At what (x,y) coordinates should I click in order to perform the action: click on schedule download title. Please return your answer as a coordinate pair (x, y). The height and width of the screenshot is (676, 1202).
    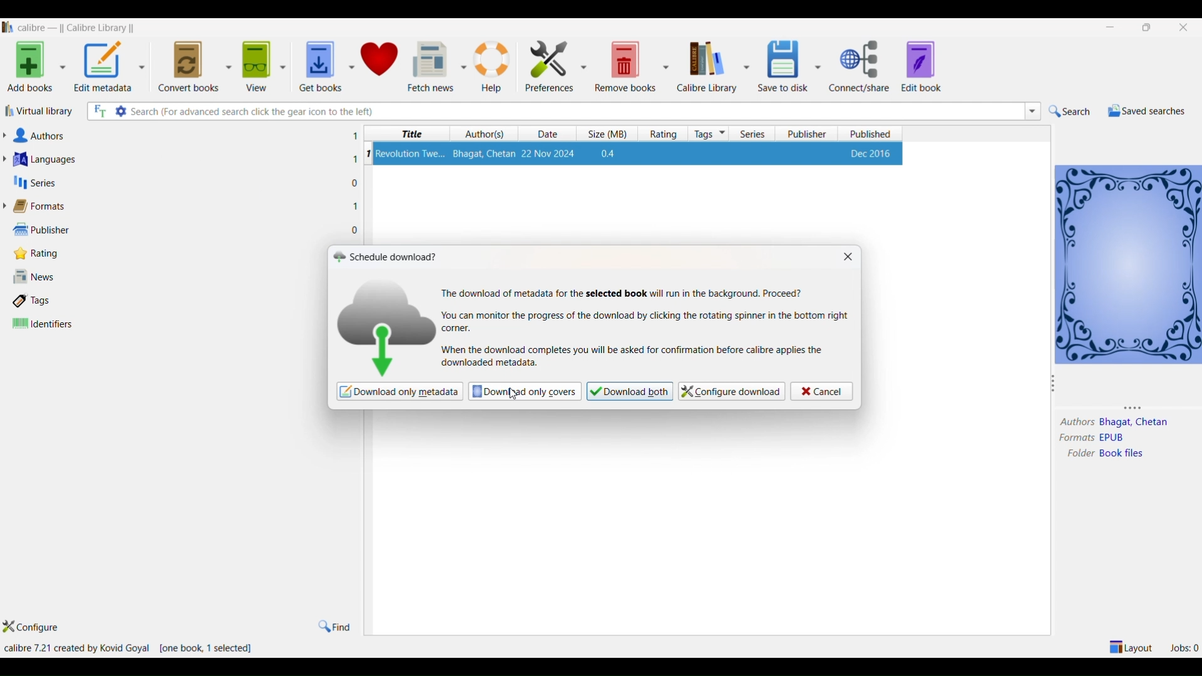
    Looking at the image, I should click on (395, 256).